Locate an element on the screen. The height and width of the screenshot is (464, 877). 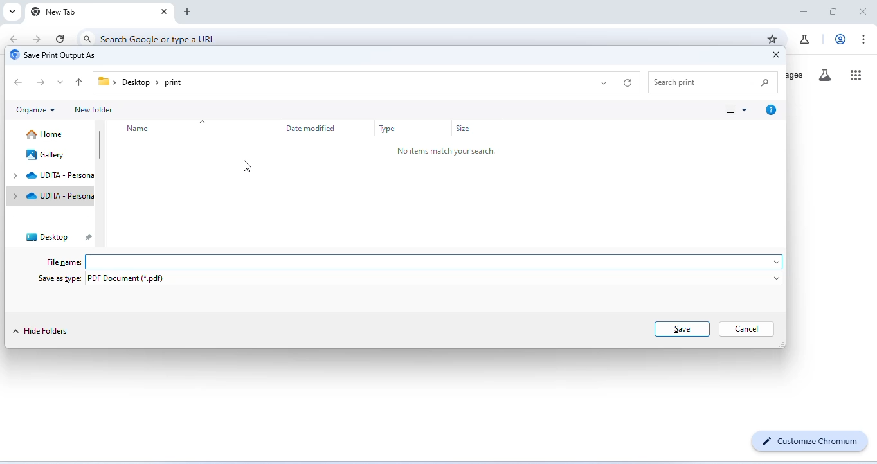
cancel is located at coordinates (746, 330).